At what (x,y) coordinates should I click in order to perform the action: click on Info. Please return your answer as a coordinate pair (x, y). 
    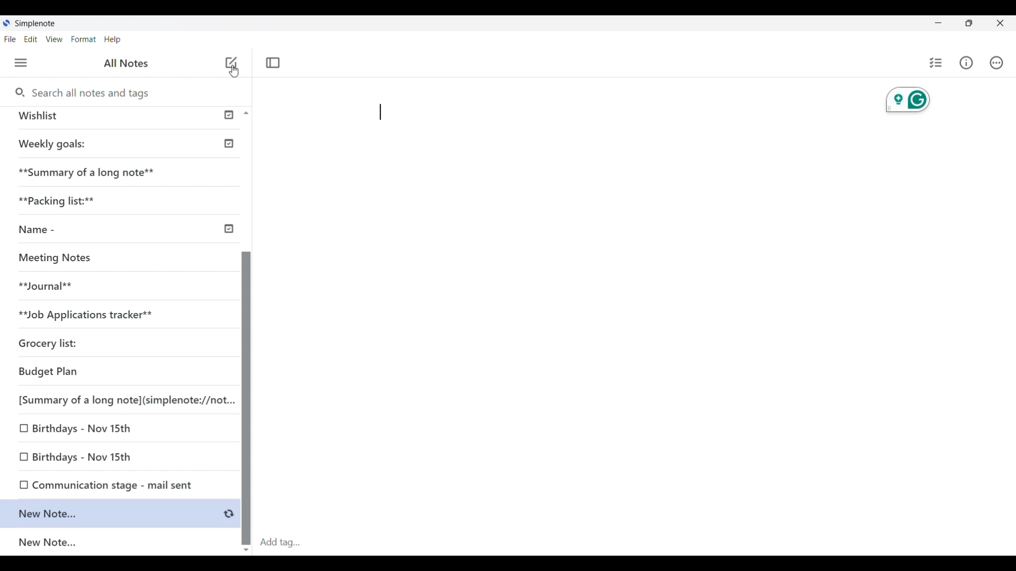
    Looking at the image, I should click on (966, 63).